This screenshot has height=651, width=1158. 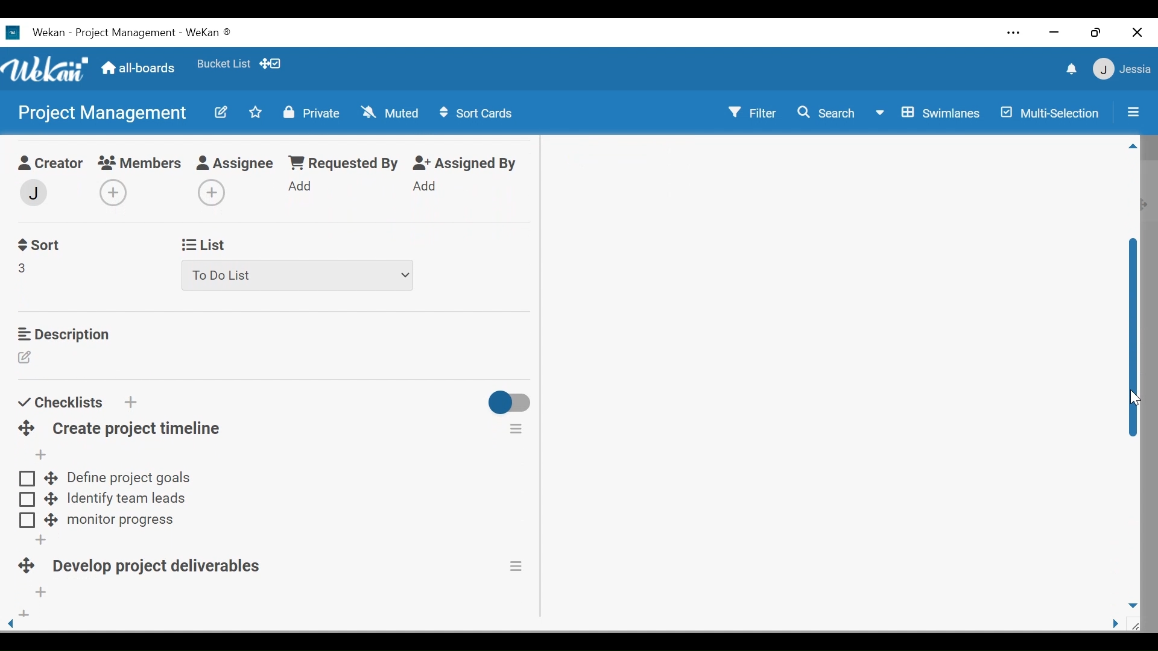 What do you see at coordinates (1120, 624) in the screenshot?
I see `page side` at bounding box center [1120, 624].